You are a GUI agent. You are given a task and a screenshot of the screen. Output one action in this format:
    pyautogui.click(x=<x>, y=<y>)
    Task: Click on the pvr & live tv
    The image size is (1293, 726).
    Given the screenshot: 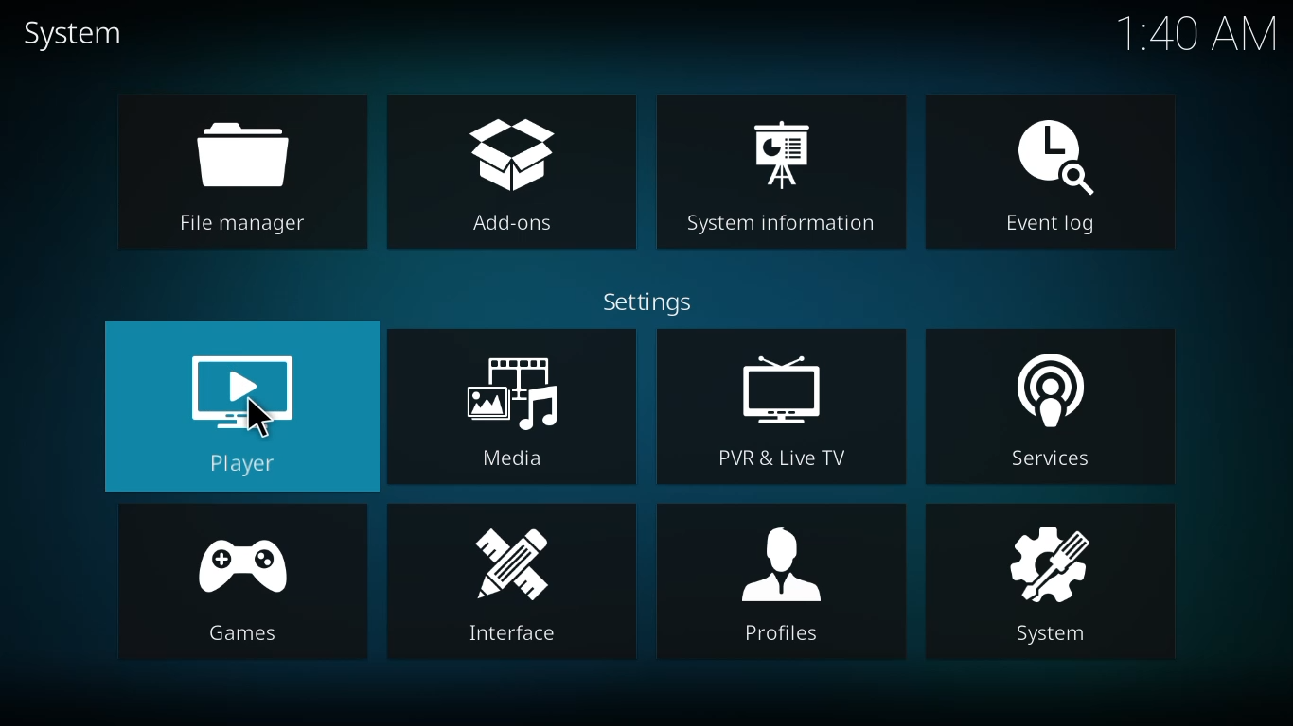 What is the action you would take?
    pyautogui.click(x=781, y=408)
    